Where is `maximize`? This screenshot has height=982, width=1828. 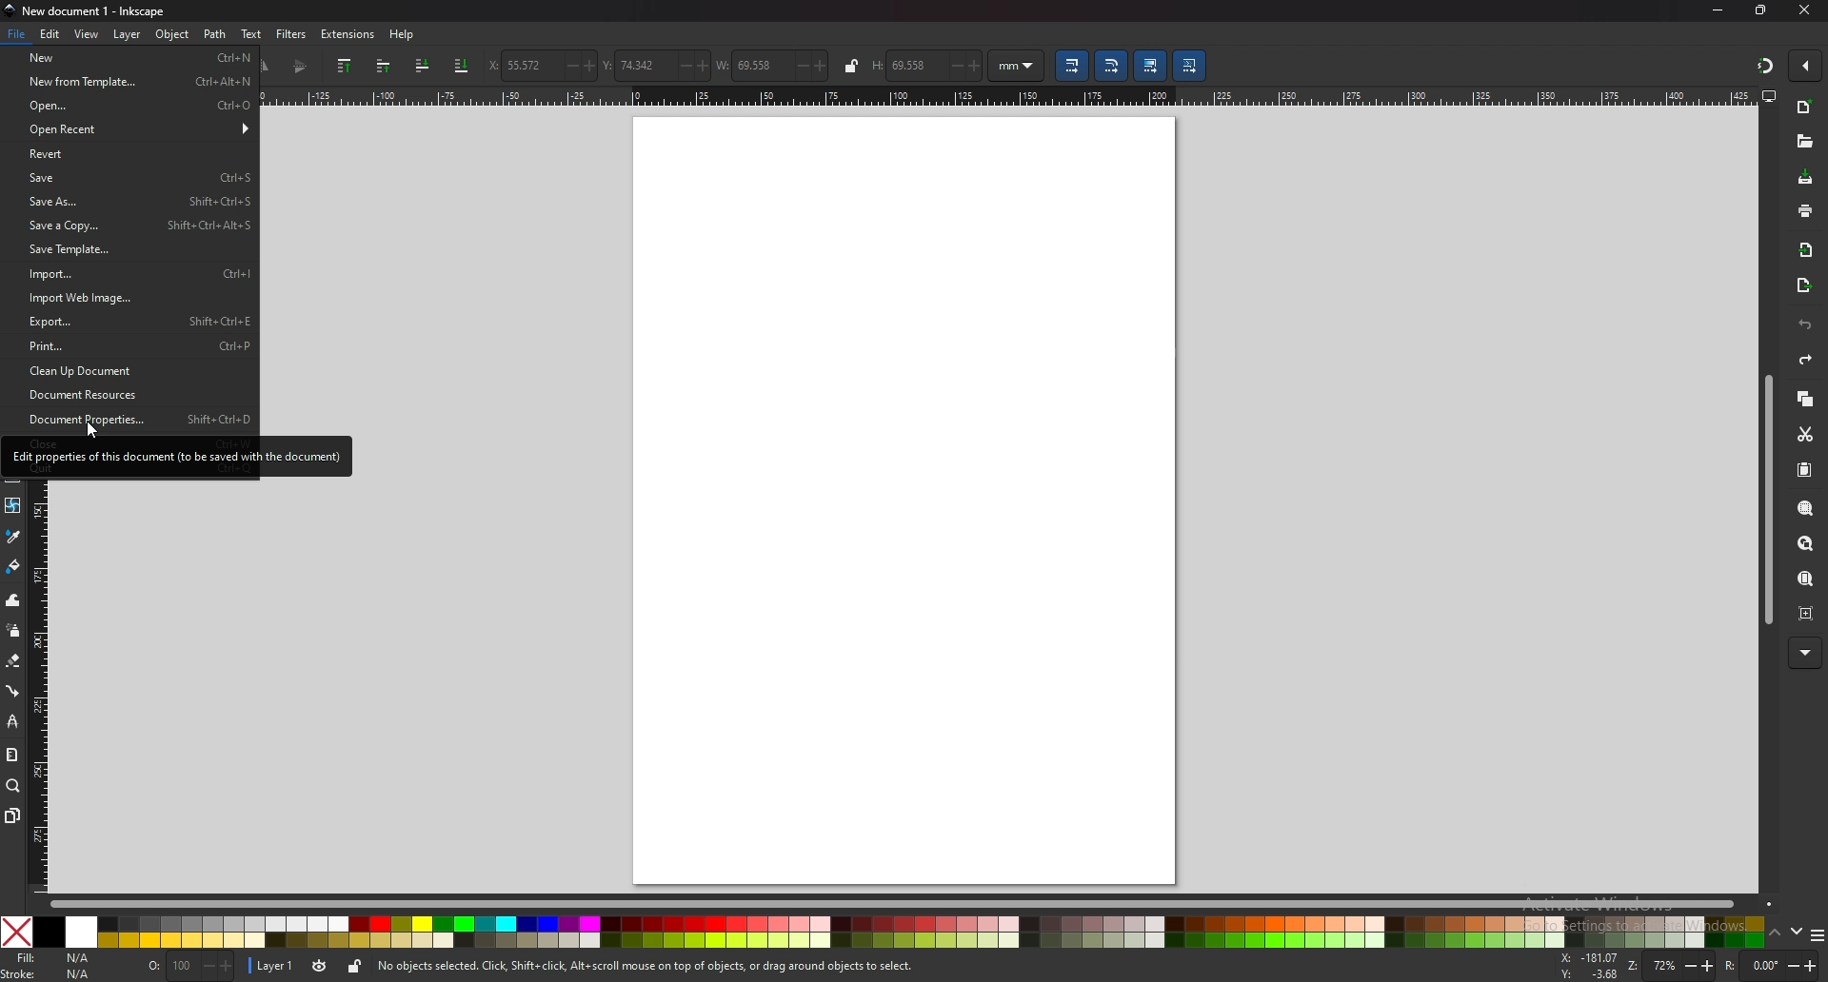
maximize is located at coordinates (1761, 11).